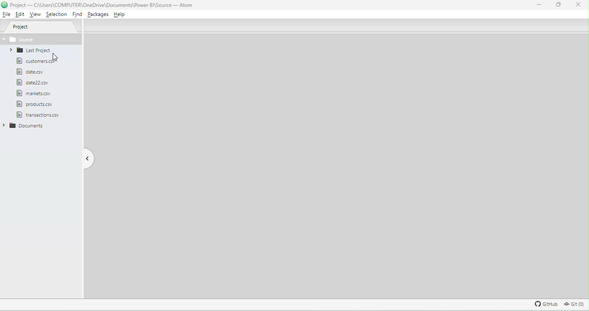  I want to click on GitHub, so click(545, 304).